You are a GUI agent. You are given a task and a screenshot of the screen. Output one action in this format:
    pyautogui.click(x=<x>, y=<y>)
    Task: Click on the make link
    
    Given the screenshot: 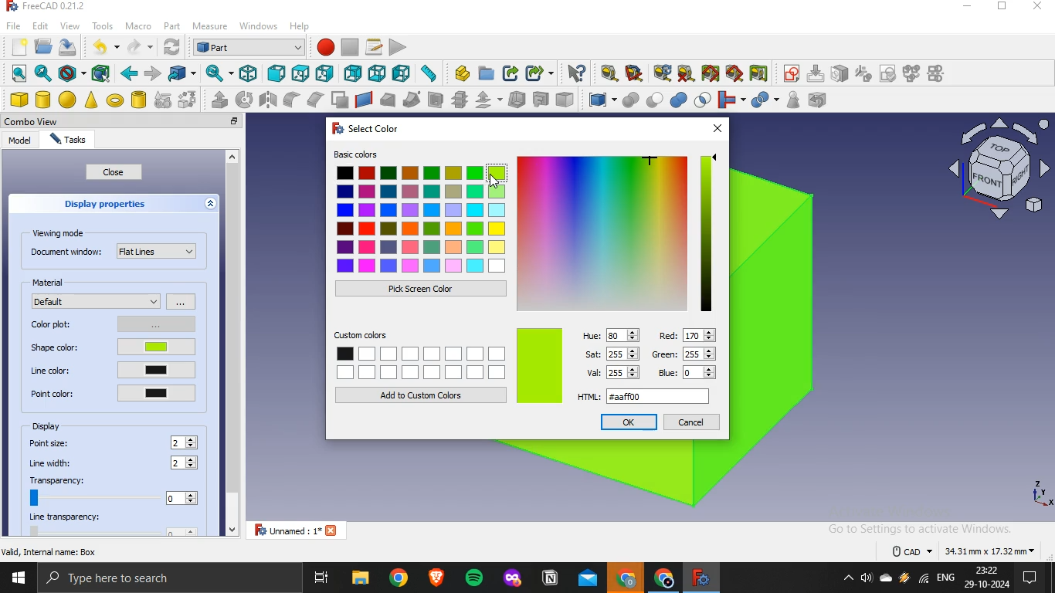 What is the action you would take?
    pyautogui.click(x=511, y=73)
    